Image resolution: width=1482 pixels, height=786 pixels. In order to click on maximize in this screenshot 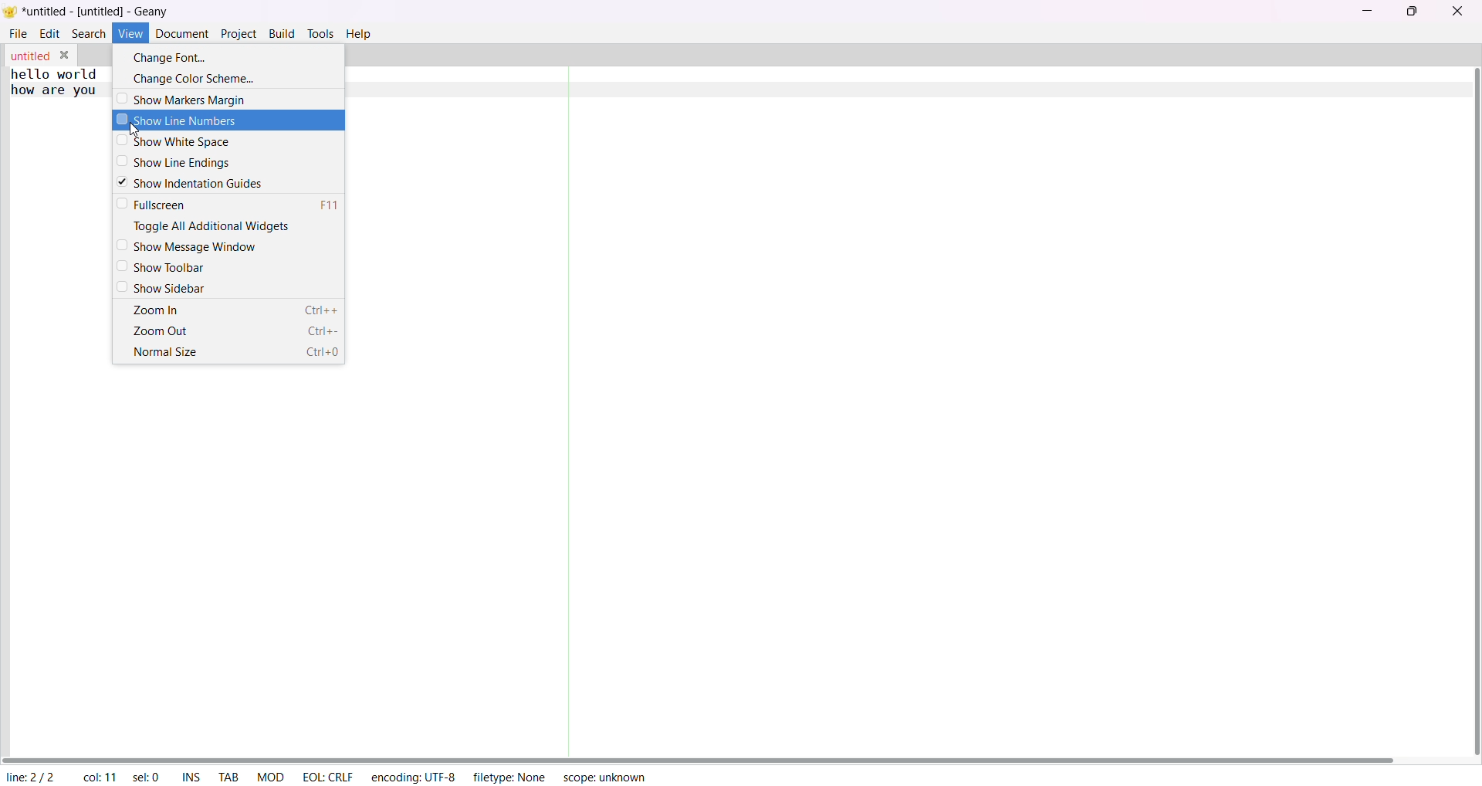, I will do `click(1415, 12)`.